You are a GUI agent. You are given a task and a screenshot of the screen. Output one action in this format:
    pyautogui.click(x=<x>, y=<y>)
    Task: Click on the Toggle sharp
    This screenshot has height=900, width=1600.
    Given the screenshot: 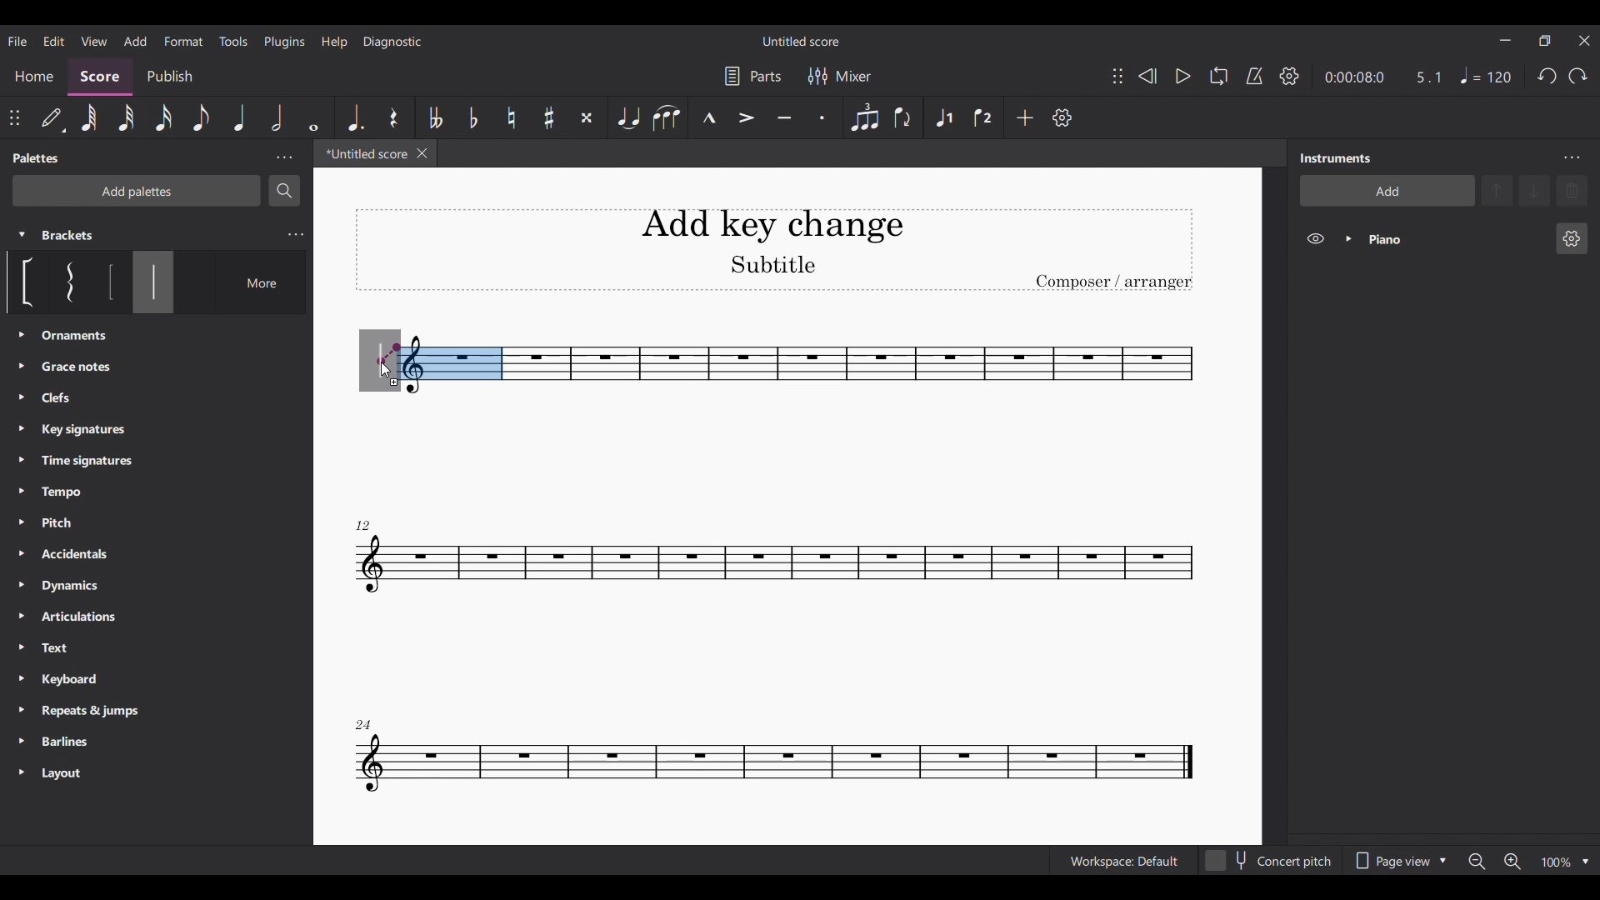 What is the action you would take?
    pyautogui.click(x=550, y=118)
    